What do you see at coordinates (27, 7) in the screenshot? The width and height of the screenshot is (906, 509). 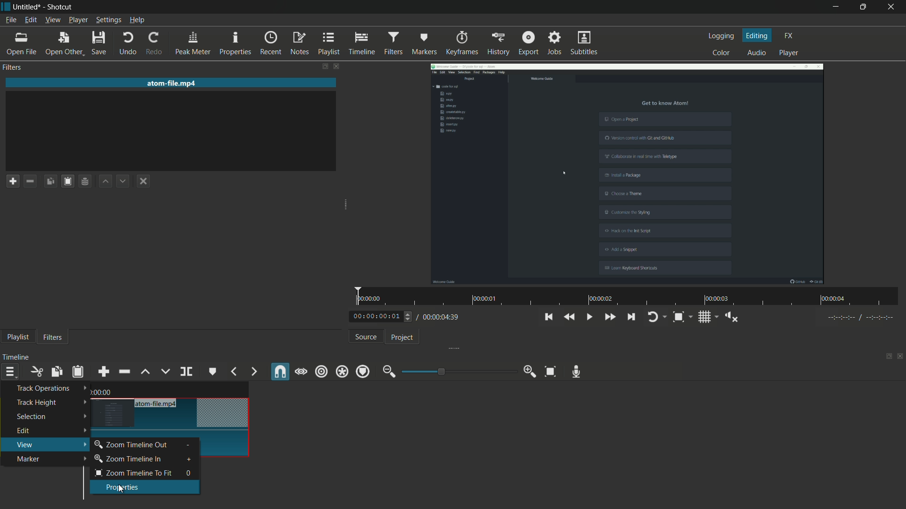 I see `project name` at bounding box center [27, 7].